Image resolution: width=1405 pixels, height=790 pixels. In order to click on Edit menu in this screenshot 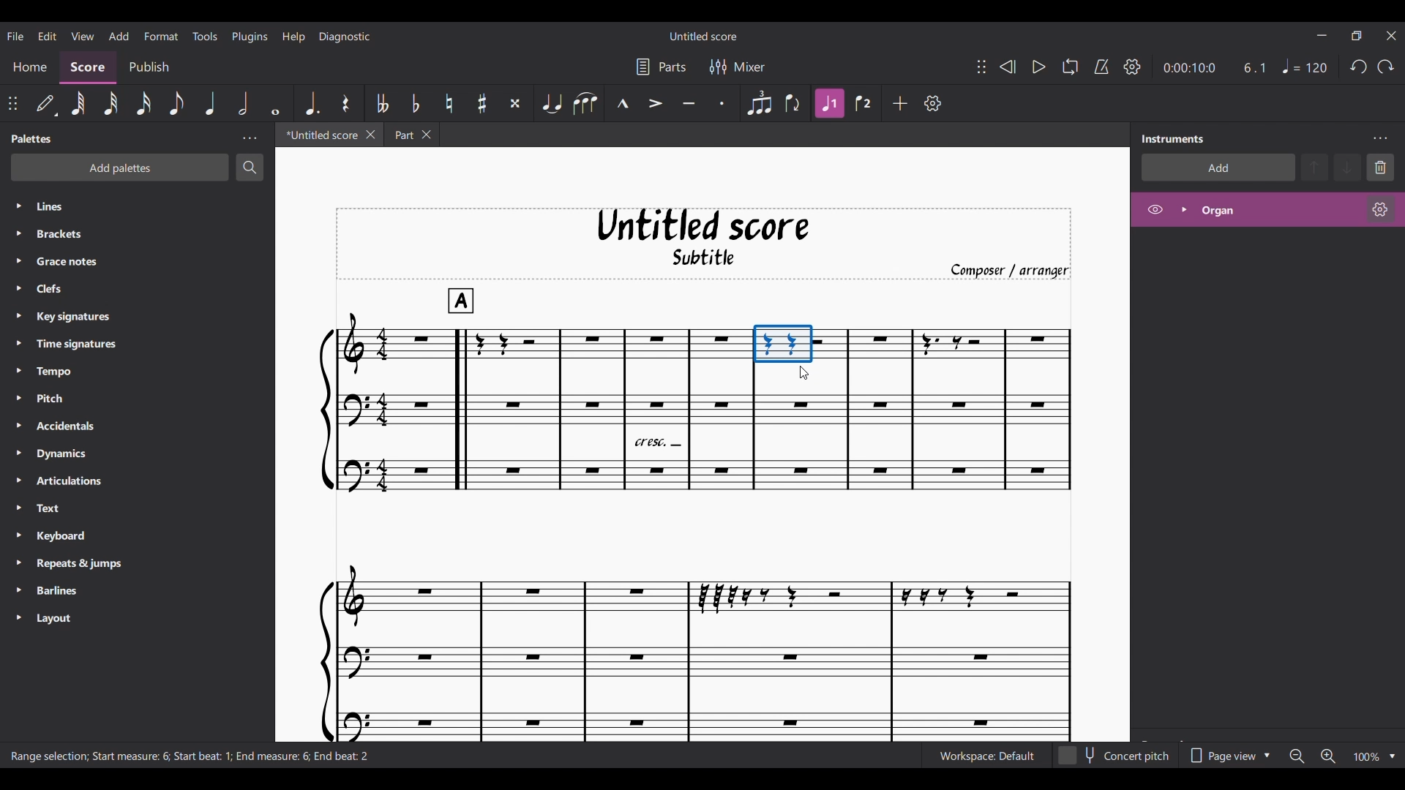, I will do `click(47, 34)`.